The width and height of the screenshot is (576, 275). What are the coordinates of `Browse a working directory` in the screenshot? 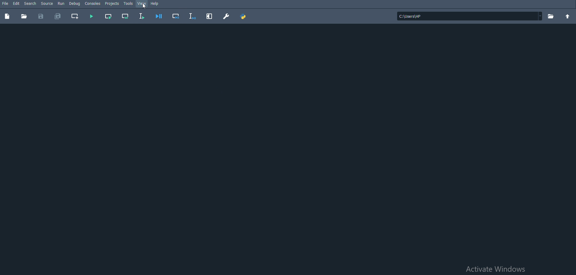 It's located at (551, 16).